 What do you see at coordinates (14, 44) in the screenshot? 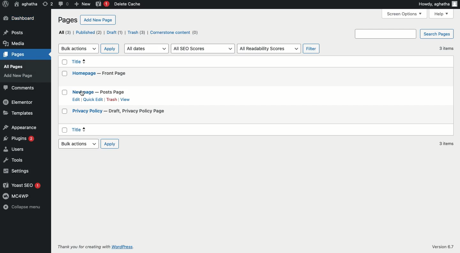
I see `Media` at bounding box center [14, 44].